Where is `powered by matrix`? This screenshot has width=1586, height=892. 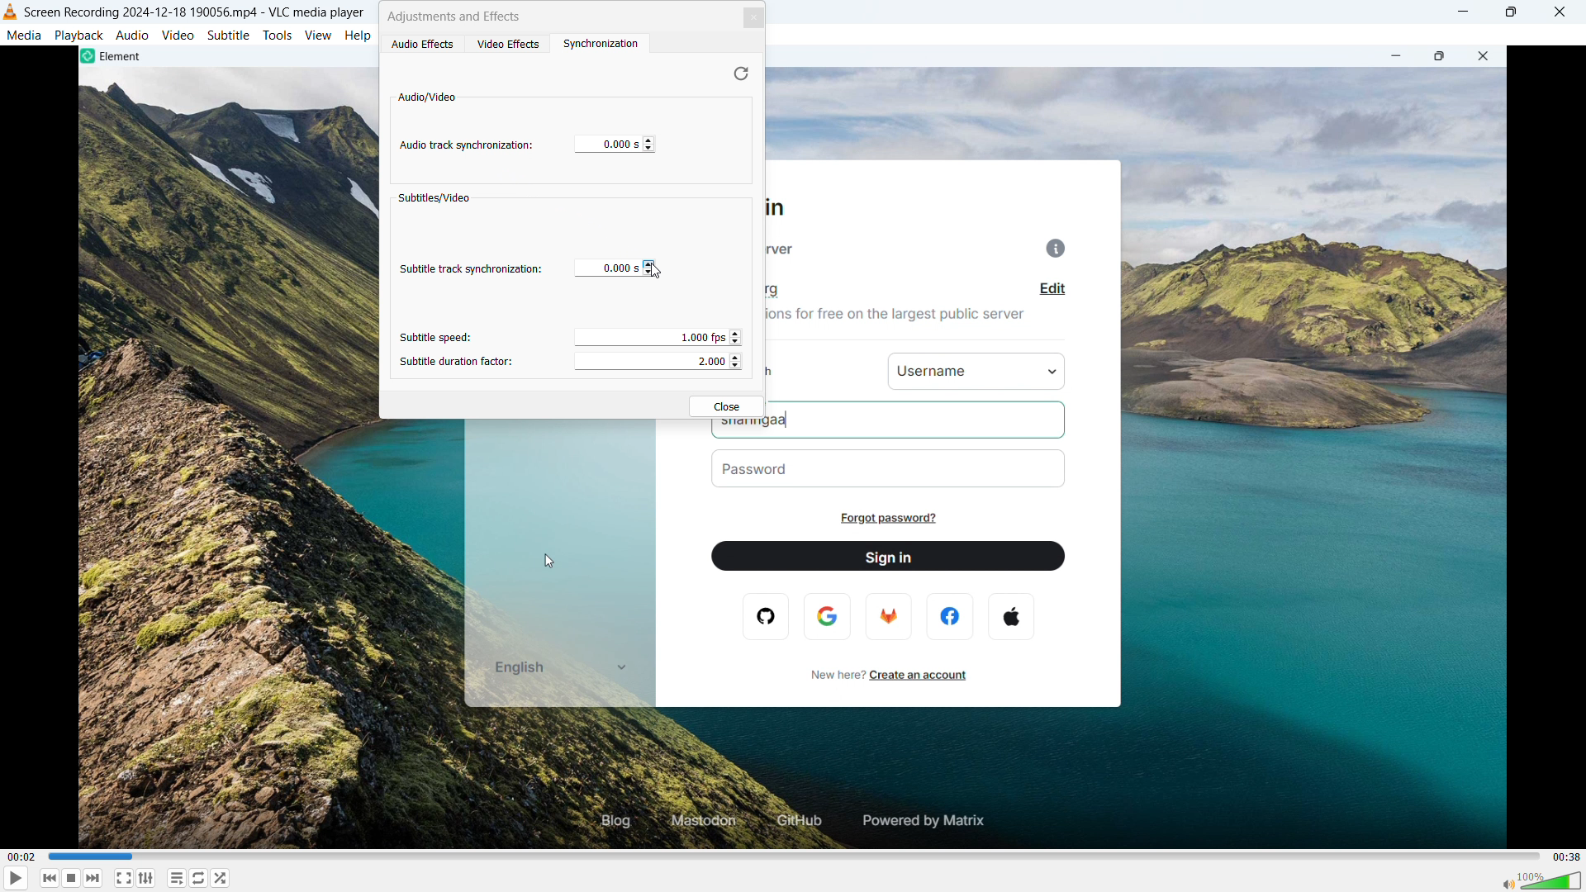 powered by matrix is located at coordinates (923, 820).